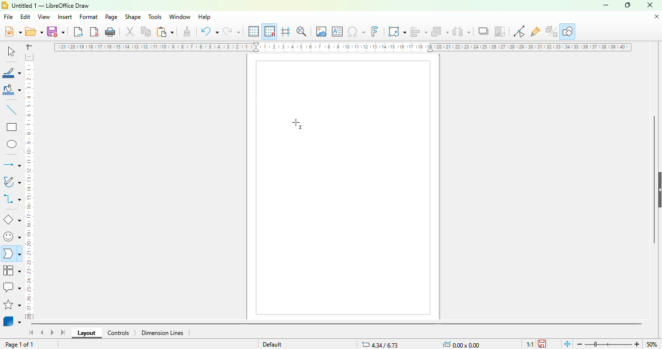  What do you see at coordinates (397, 31) in the screenshot?
I see `transformations` at bounding box center [397, 31].